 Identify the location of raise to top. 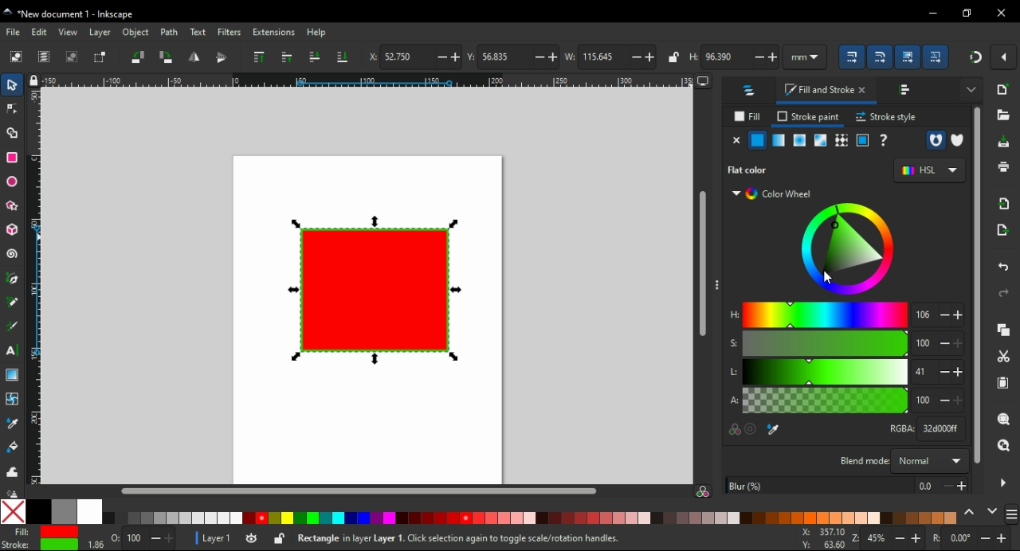
(257, 57).